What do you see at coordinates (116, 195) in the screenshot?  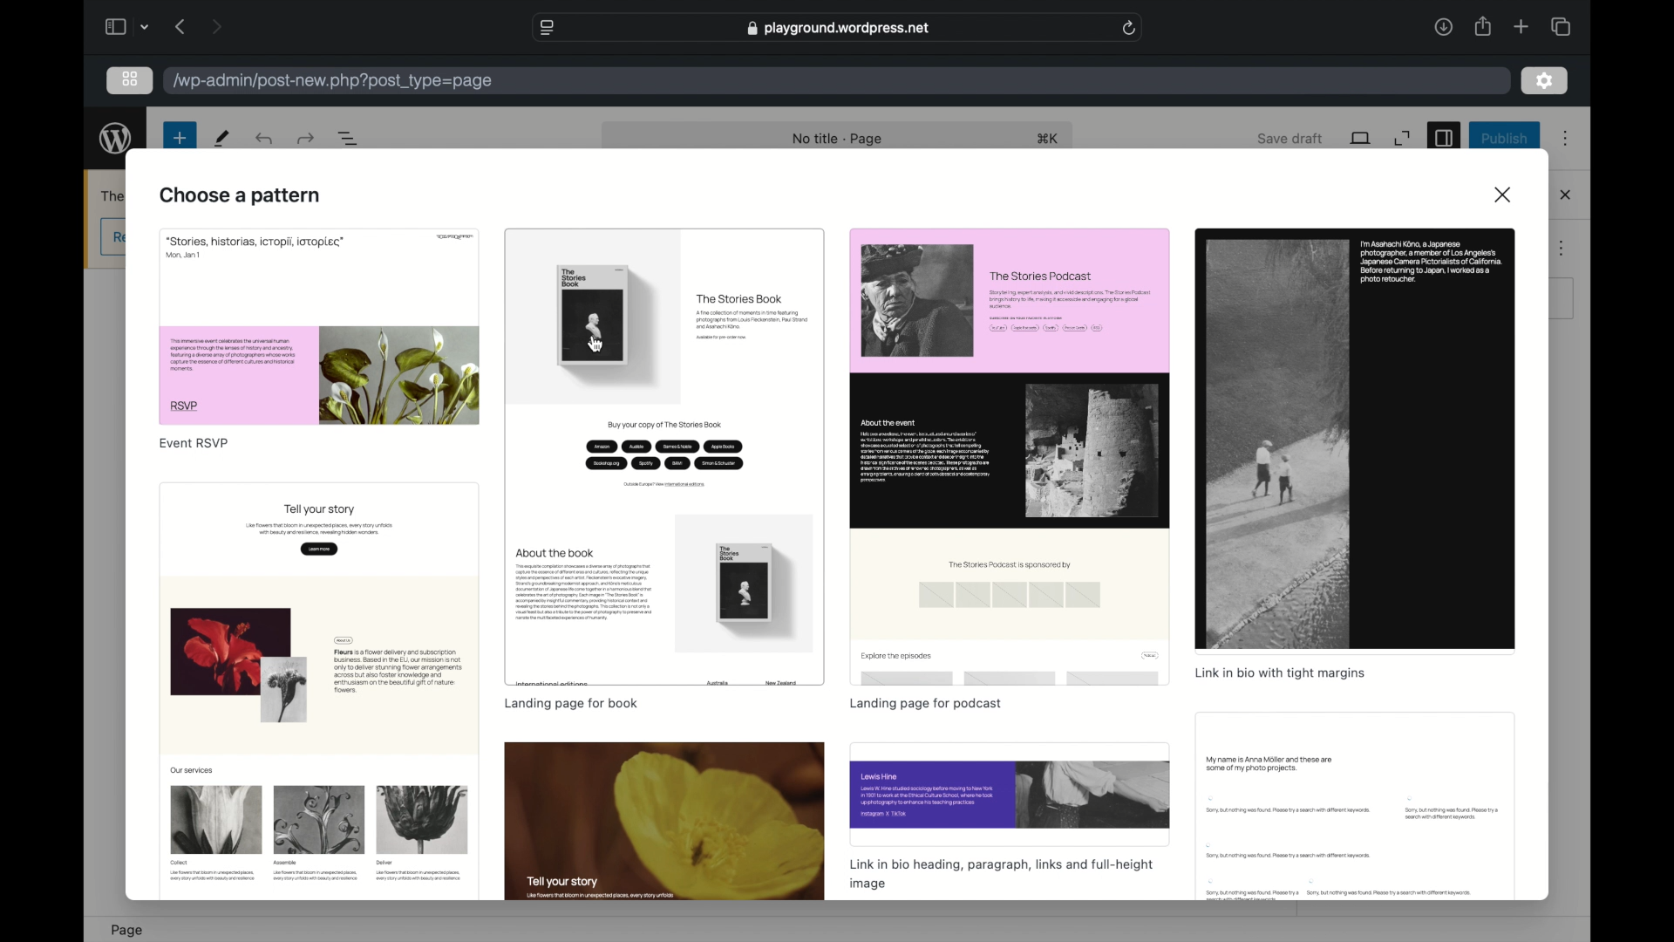 I see `obscure text` at bounding box center [116, 195].